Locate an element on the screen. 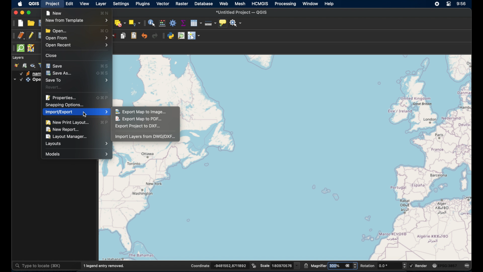  export map to pdf is located at coordinates (140, 119).